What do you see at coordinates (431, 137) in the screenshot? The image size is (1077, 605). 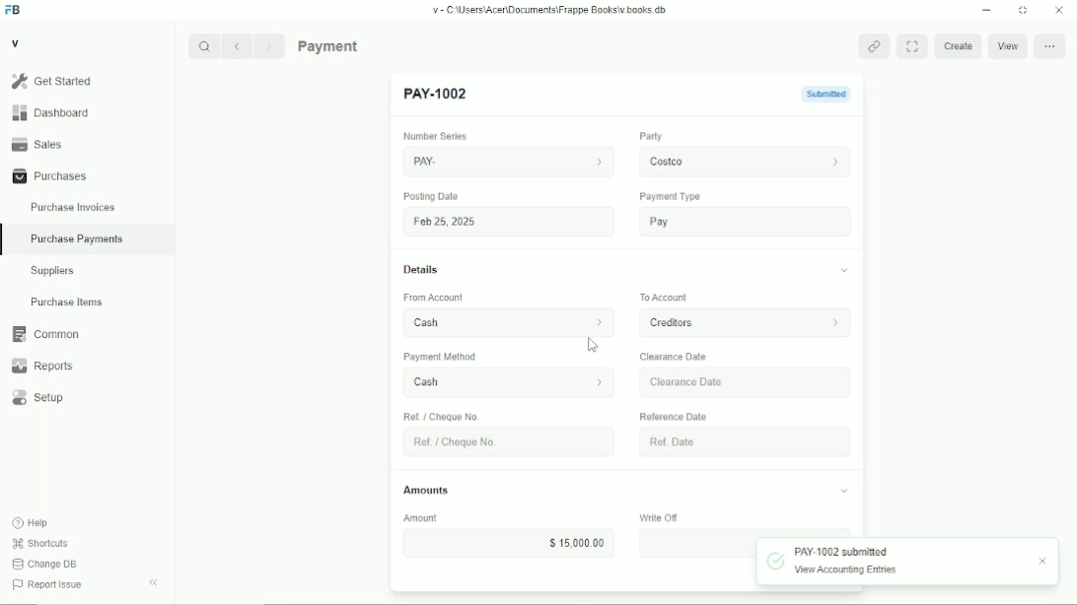 I see `number series` at bounding box center [431, 137].